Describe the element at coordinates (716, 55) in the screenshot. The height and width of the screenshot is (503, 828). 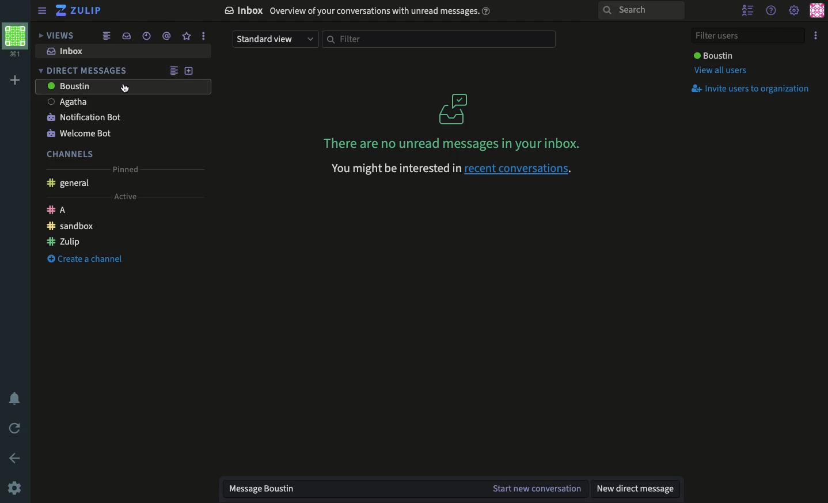
I see `User` at that location.